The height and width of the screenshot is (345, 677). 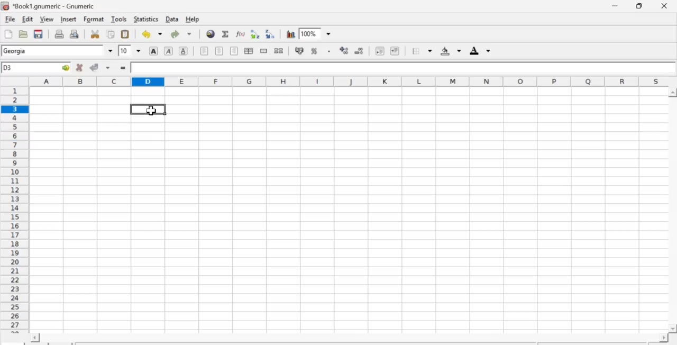 I want to click on Minimize/Maximize, so click(x=640, y=6).